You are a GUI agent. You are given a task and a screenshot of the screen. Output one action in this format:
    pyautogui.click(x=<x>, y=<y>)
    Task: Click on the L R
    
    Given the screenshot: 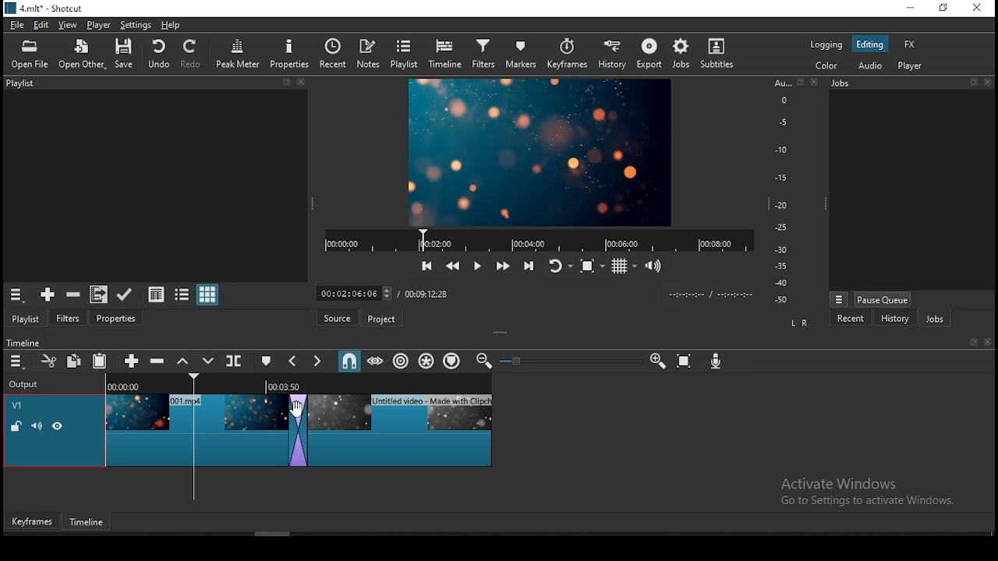 What is the action you would take?
    pyautogui.click(x=799, y=321)
    